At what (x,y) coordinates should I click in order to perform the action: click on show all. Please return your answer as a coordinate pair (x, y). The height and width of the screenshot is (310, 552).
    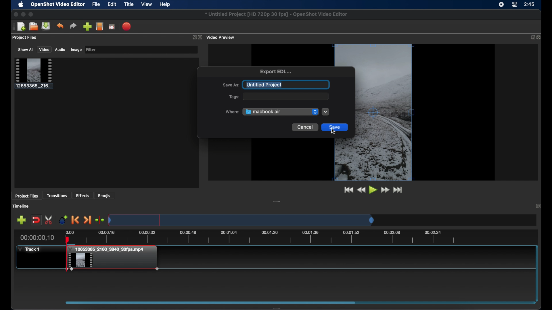
    Looking at the image, I should click on (26, 50).